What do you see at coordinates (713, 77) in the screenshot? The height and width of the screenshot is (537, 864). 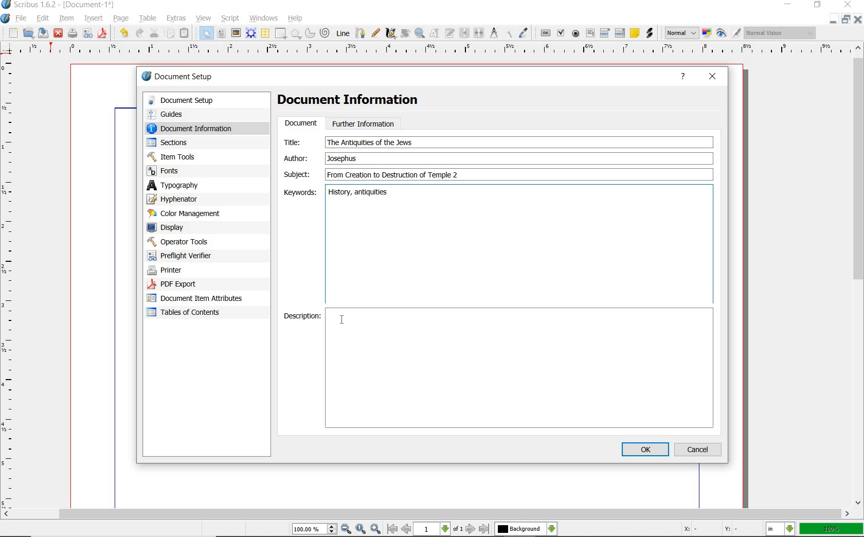 I see `close` at bounding box center [713, 77].